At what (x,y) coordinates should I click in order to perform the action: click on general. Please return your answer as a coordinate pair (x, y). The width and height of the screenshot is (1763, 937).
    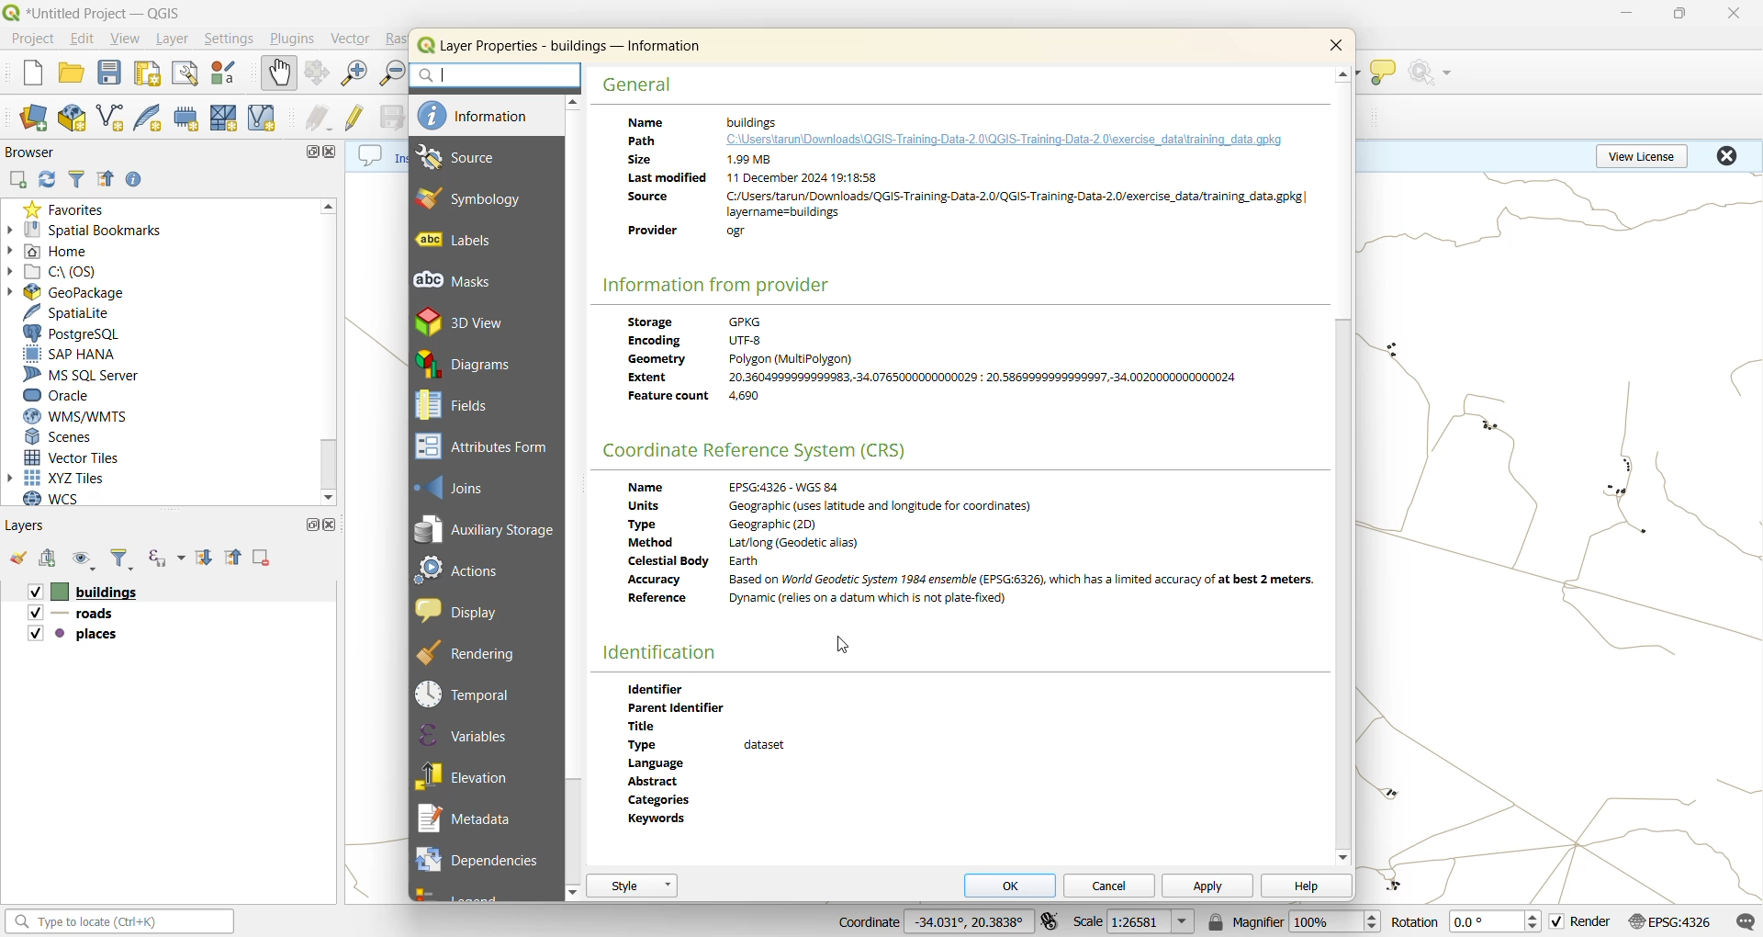
    Looking at the image, I should click on (642, 90).